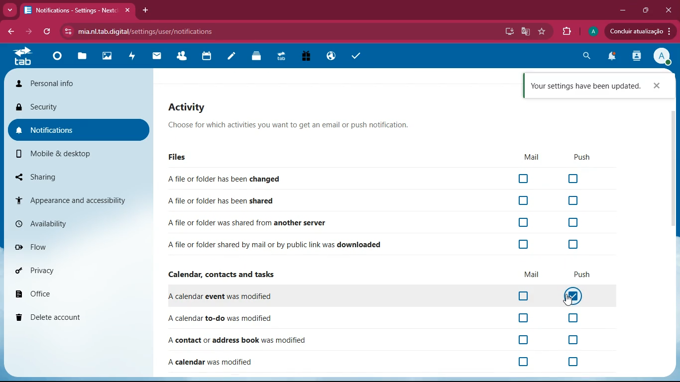  I want to click on Calendar, so click(208, 56).